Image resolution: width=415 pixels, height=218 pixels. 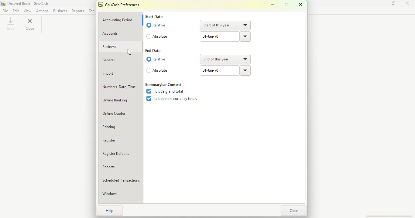 What do you see at coordinates (60, 11) in the screenshot?
I see `Business` at bounding box center [60, 11].